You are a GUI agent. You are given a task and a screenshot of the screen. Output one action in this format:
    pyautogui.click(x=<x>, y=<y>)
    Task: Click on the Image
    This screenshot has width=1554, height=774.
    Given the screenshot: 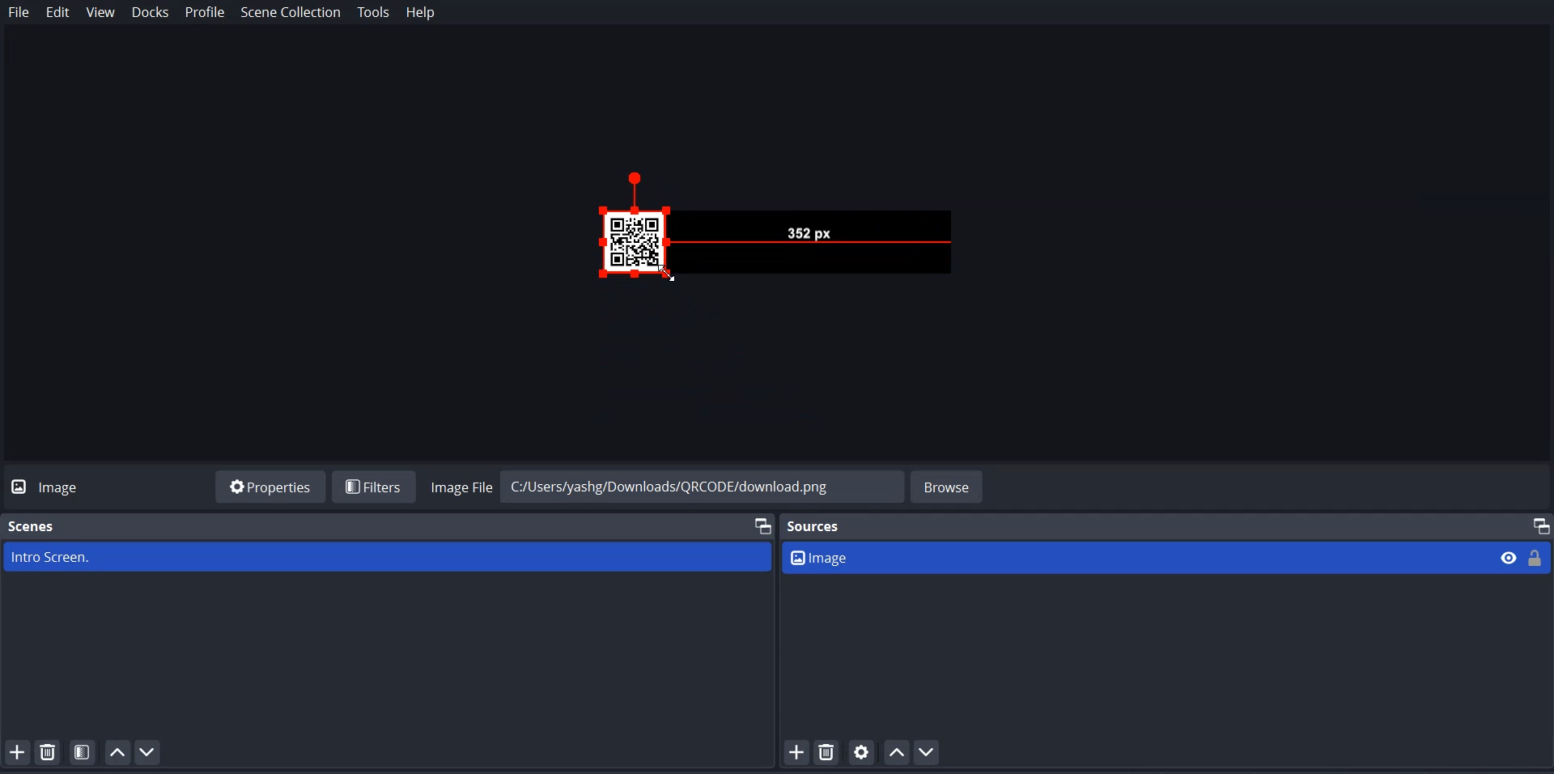 What is the action you would take?
    pyautogui.click(x=1136, y=557)
    